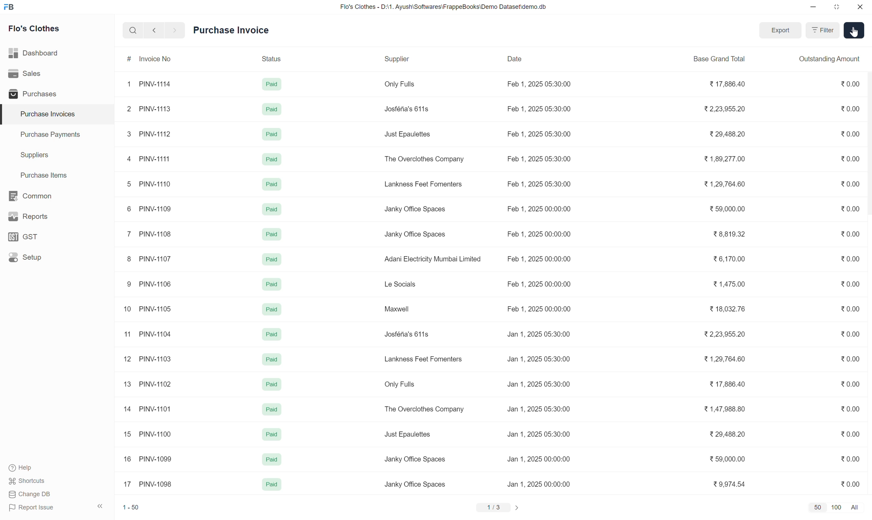  I want to click on 12 PINV-1103, so click(148, 359).